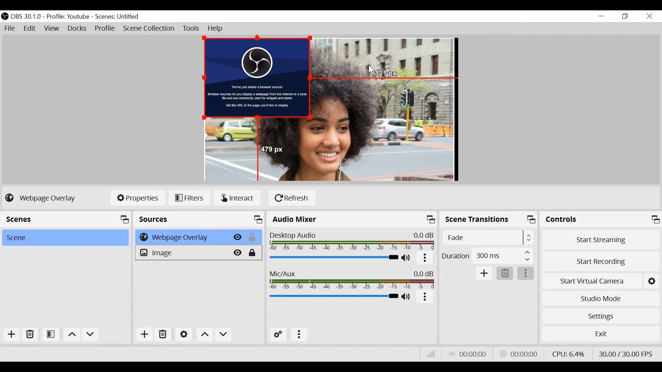 The height and width of the screenshot is (372, 662). I want to click on Desktop Audio Slider, so click(334, 258).